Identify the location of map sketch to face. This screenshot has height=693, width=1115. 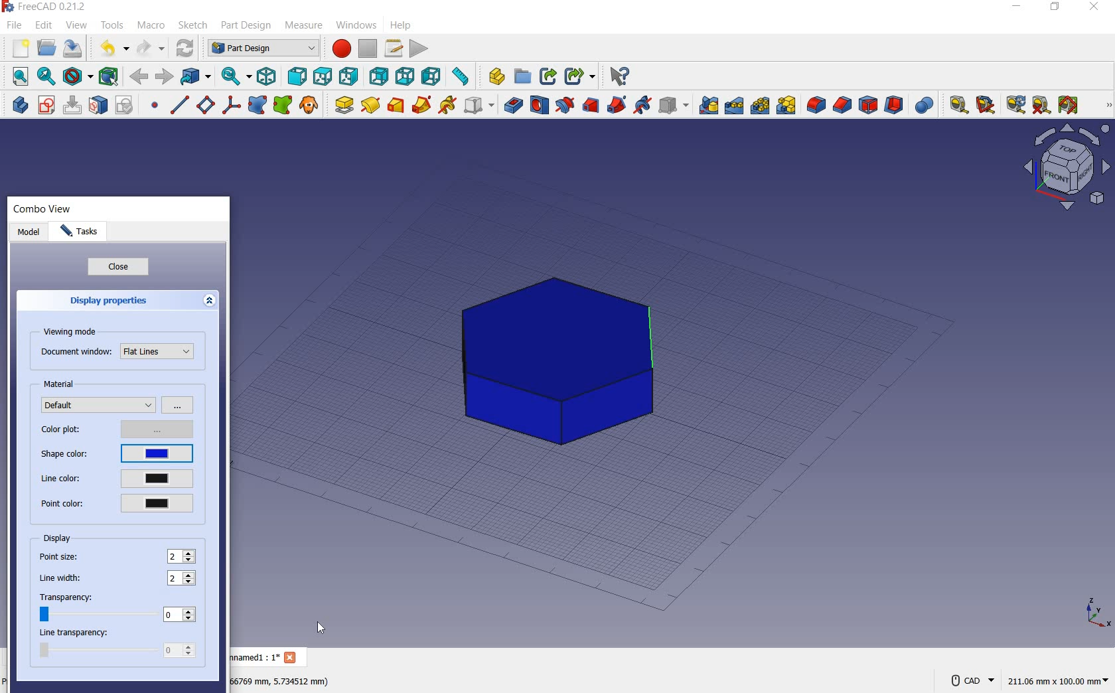
(99, 106).